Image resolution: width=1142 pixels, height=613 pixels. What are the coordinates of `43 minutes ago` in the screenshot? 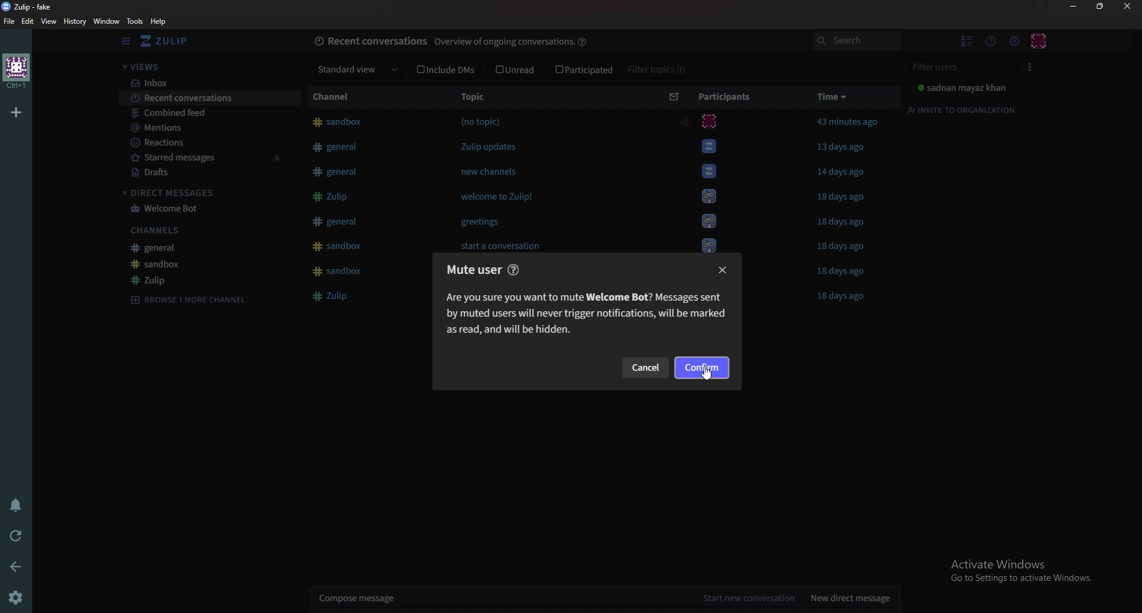 It's located at (854, 123).